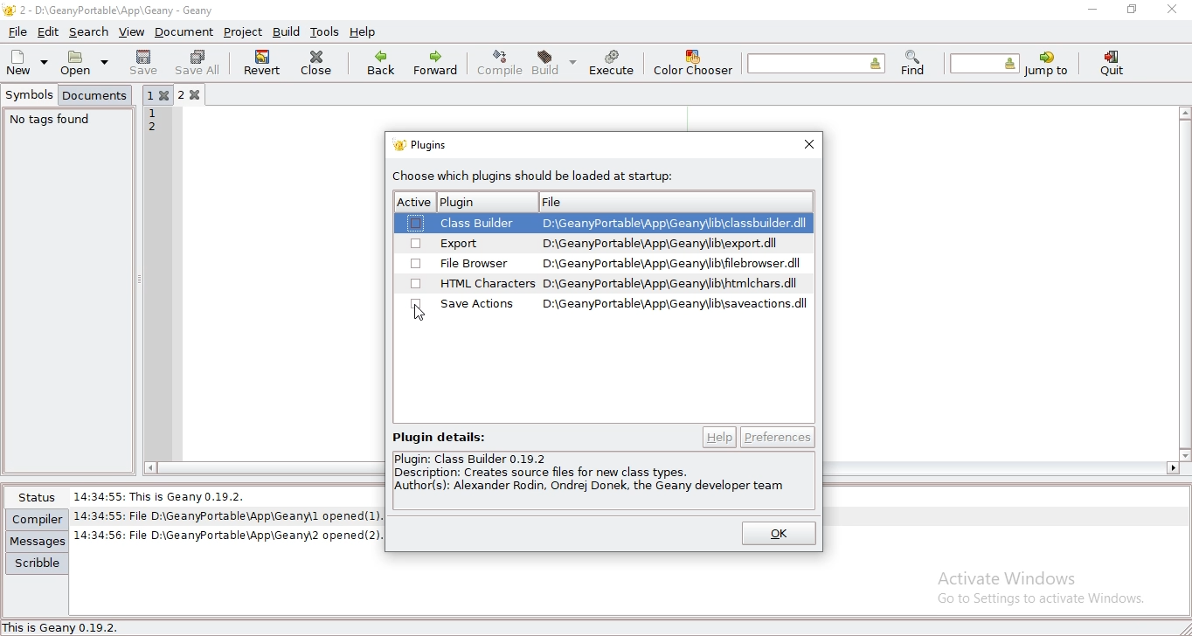 This screenshot has width=1192, height=636. What do you see at coordinates (1037, 601) in the screenshot?
I see `go to settings to activate windows` at bounding box center [1037, 601].